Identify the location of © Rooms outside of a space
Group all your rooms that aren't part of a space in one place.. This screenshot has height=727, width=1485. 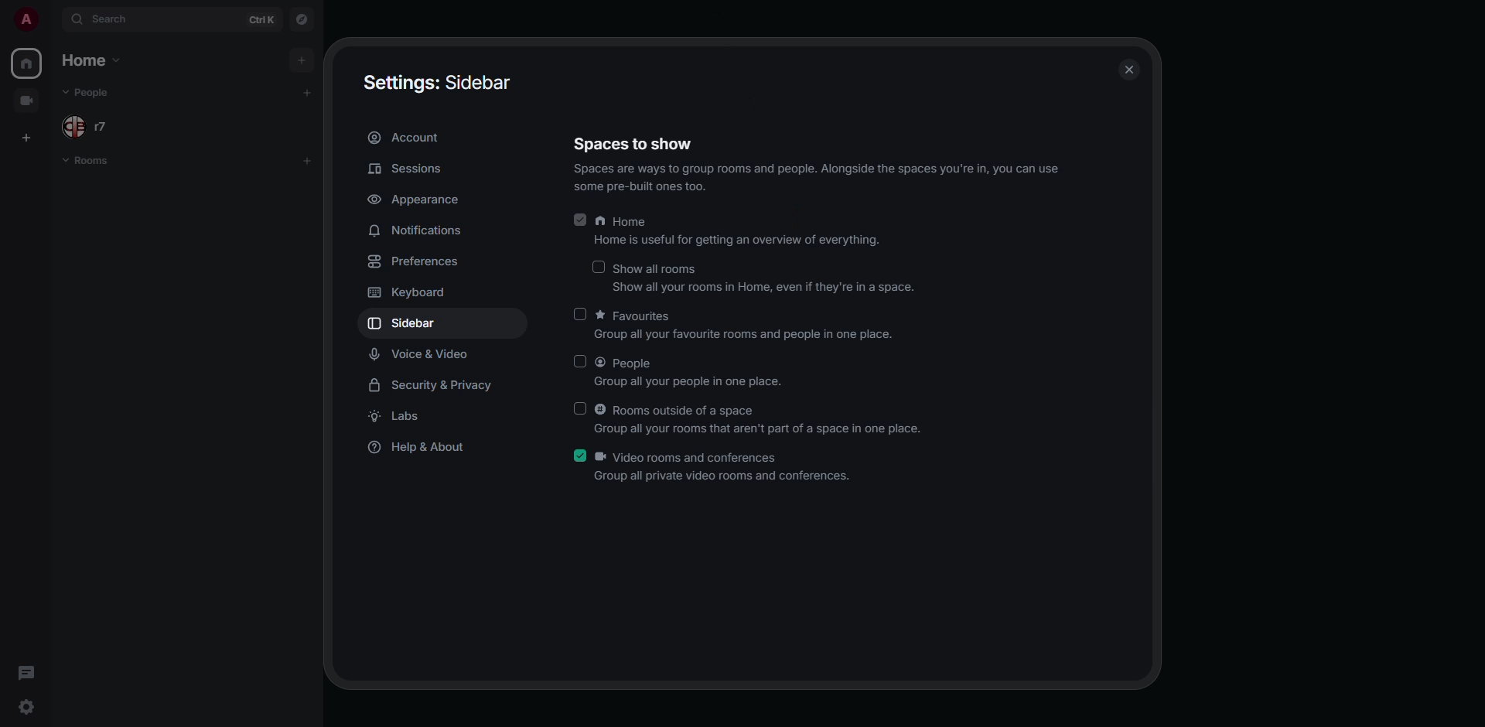
(760, 418).